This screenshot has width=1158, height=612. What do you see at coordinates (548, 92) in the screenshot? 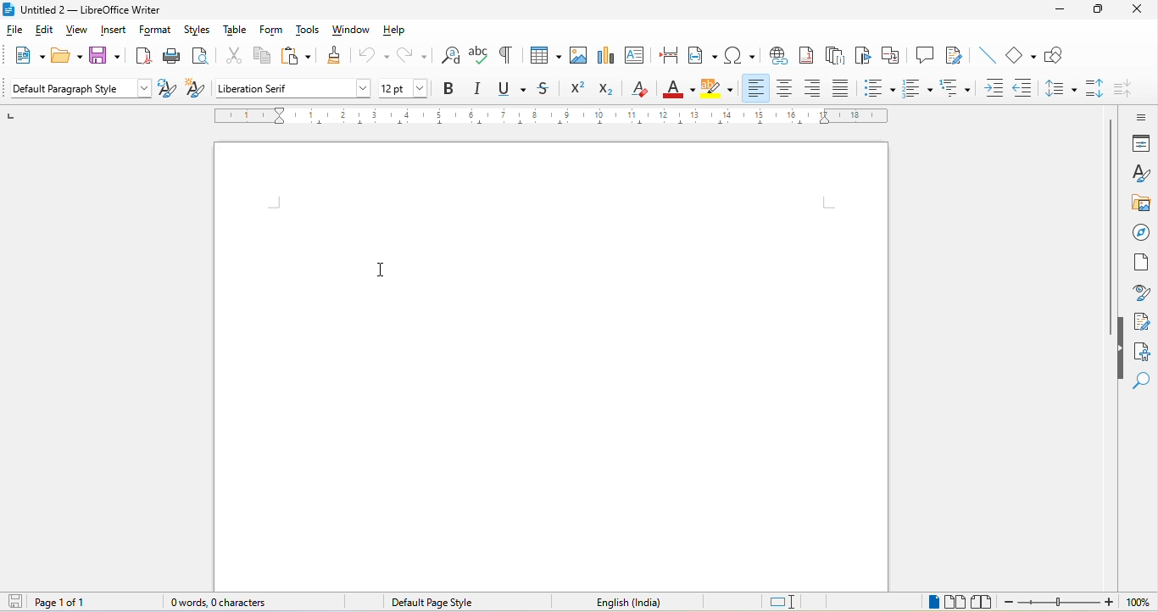
I see `strikethrough` at bounding box center [548, 92].